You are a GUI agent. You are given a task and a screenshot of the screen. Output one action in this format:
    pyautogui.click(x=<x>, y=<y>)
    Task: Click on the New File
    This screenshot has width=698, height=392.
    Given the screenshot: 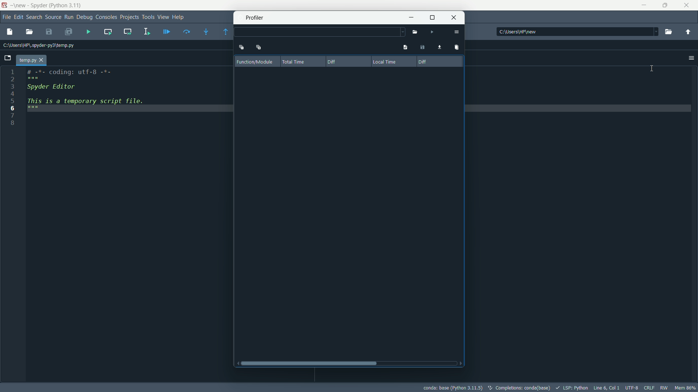 What is the action you would take?
    pyautogui.click(x=7, y=58)
    